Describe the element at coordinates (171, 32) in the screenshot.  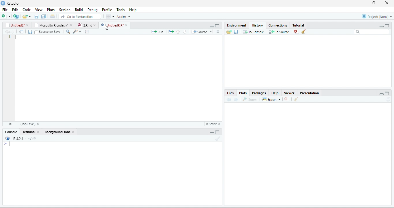
I see `arrows` at that location.